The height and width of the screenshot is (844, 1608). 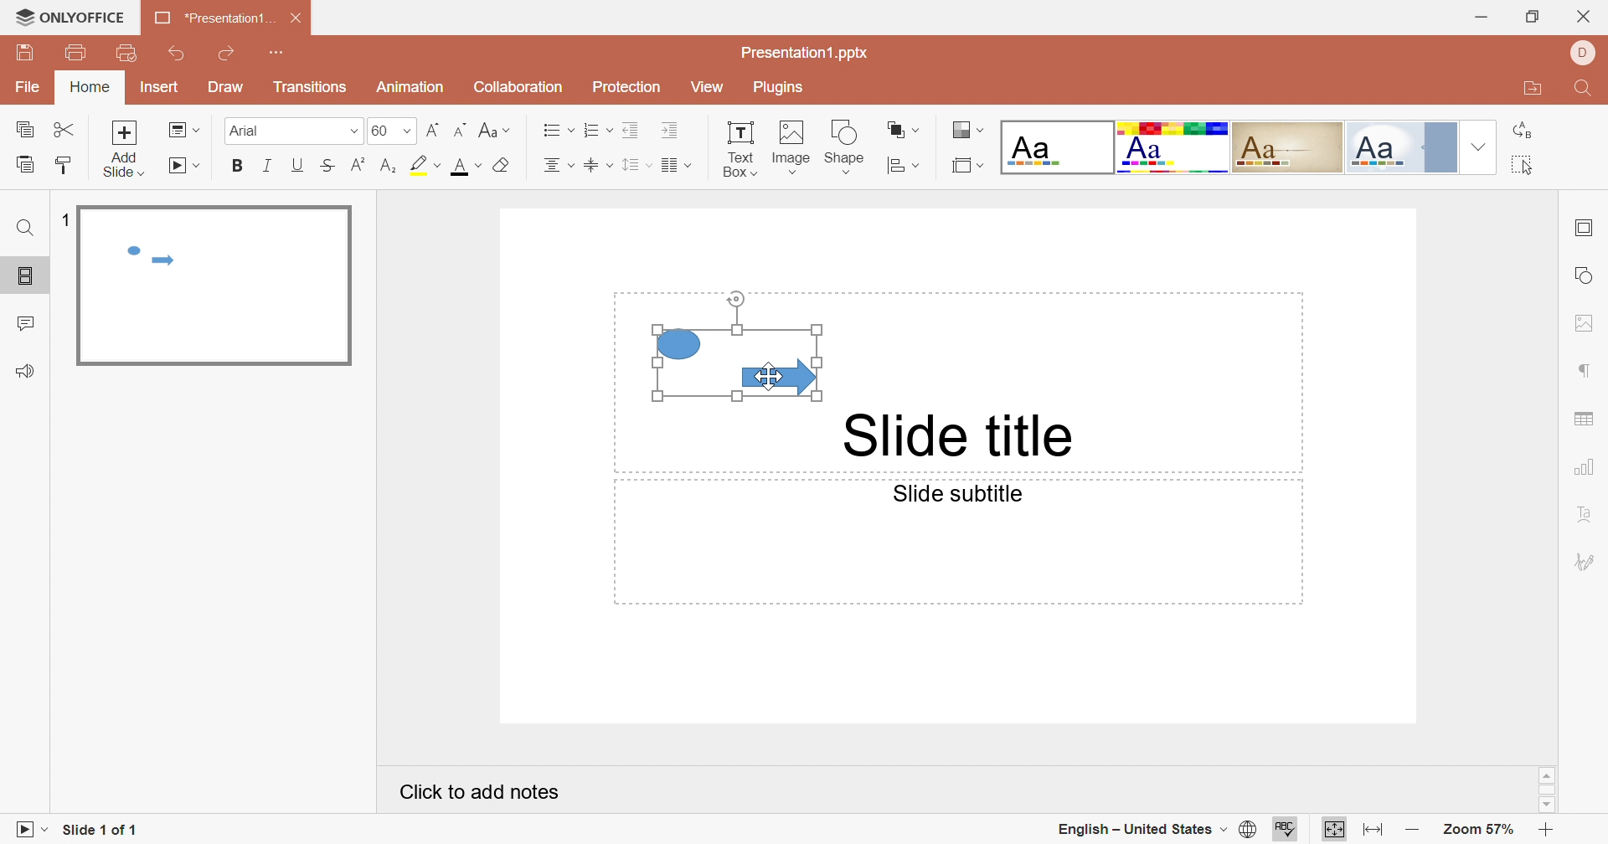 I want to click on Font color, so click(x=466, y=167).